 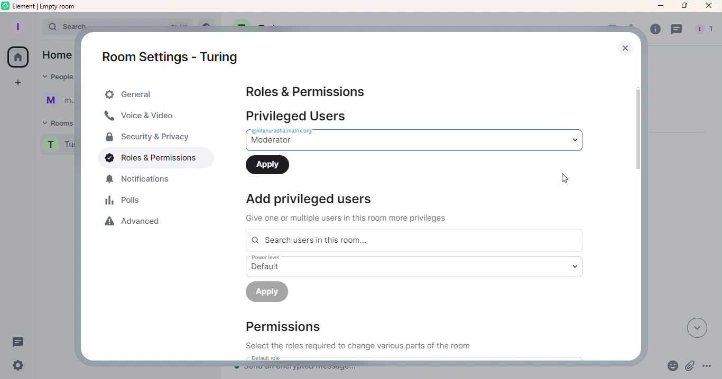 What do you see at coordinates (624, 46) in the screenshot?
I see `Close` at bounding box center [624, 46].